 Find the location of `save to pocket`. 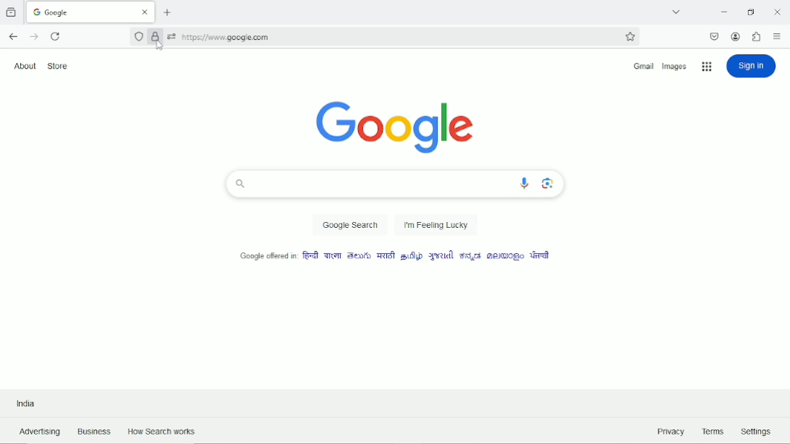

save to pocket is located at coordinates (715, 36).